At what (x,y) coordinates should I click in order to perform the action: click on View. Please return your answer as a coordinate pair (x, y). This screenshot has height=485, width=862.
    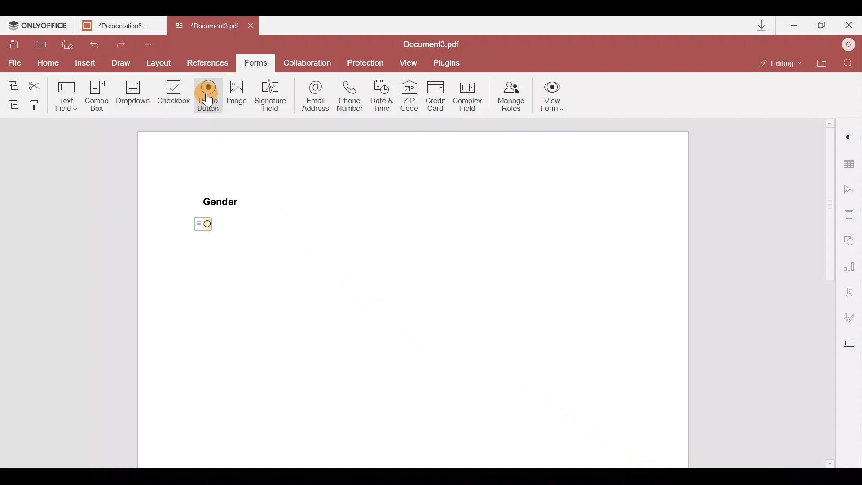
    Looking at the image, I should click on (413, 62).